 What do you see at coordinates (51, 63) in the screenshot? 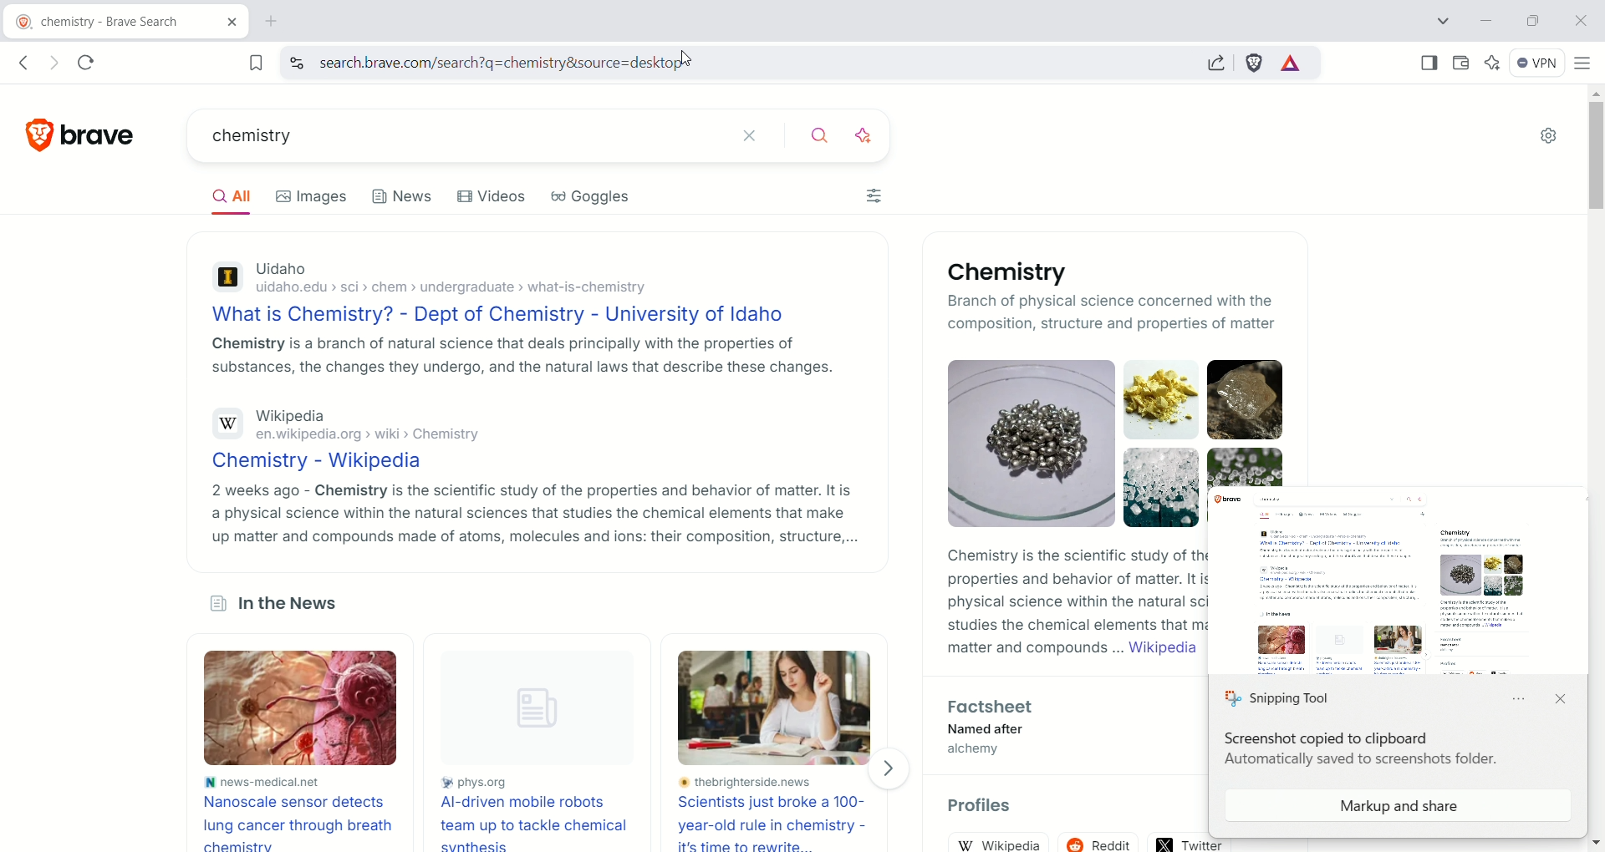
I see `go forward` at bounding box center [51, 63].